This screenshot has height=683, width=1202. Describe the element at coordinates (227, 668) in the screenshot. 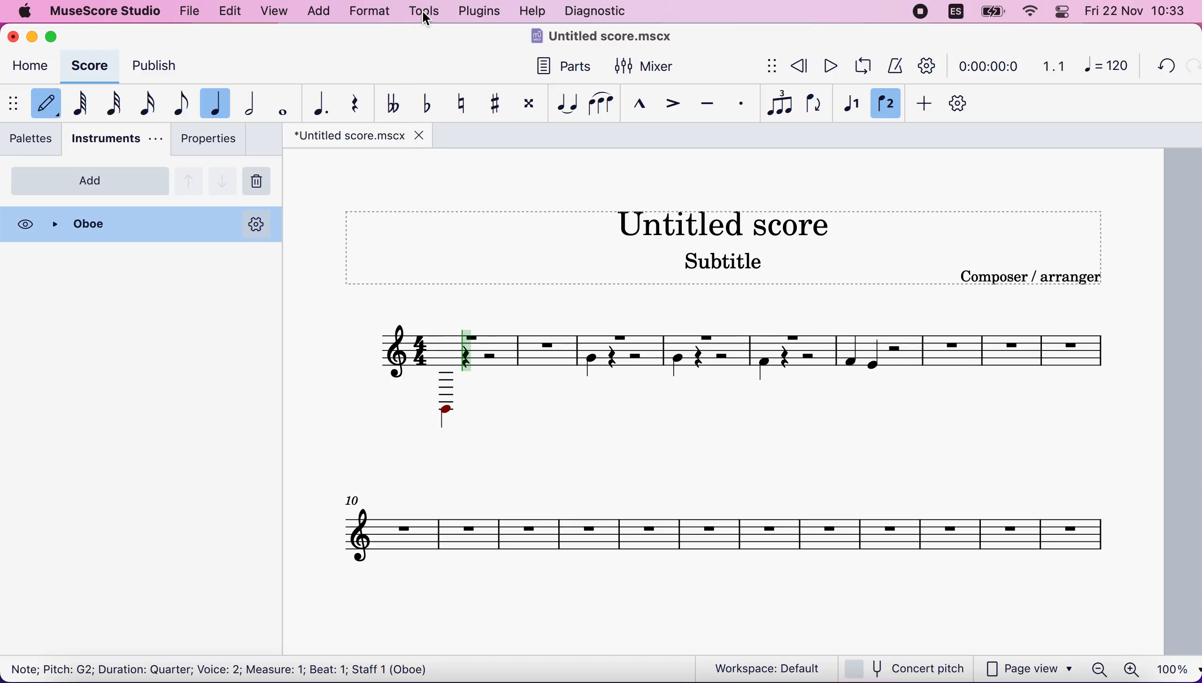

I see `Note; Pitch: G2; Duration: Quarter; Voice: 2; Measure: 1; Beat: 1; Staff 1 (Oboe)` at that location.